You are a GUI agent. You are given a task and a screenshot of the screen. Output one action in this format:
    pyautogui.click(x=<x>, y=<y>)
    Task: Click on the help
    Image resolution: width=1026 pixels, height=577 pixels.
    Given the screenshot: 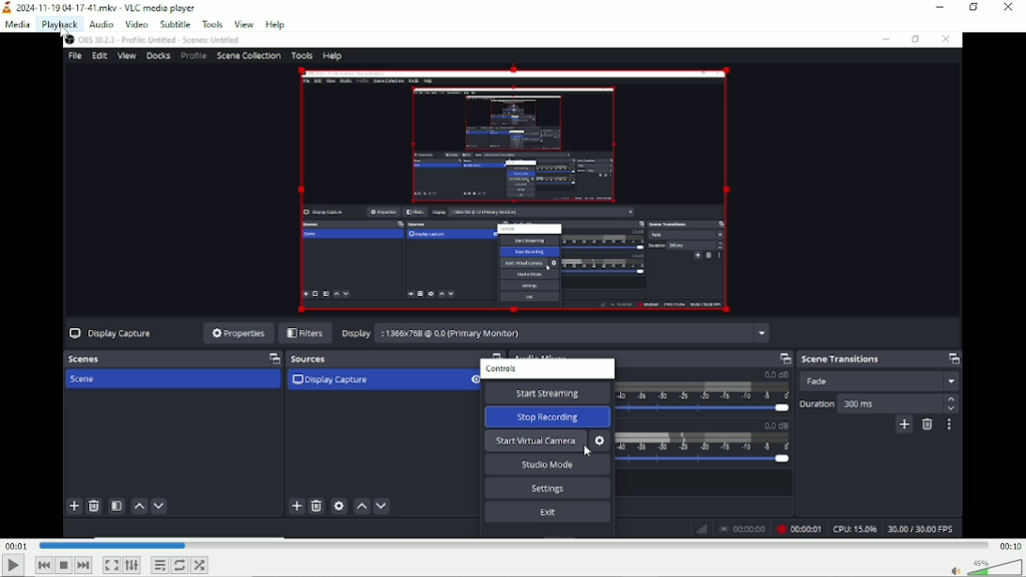 What is the action you would take?
    pyautogui.click(x=277, y=23)
    